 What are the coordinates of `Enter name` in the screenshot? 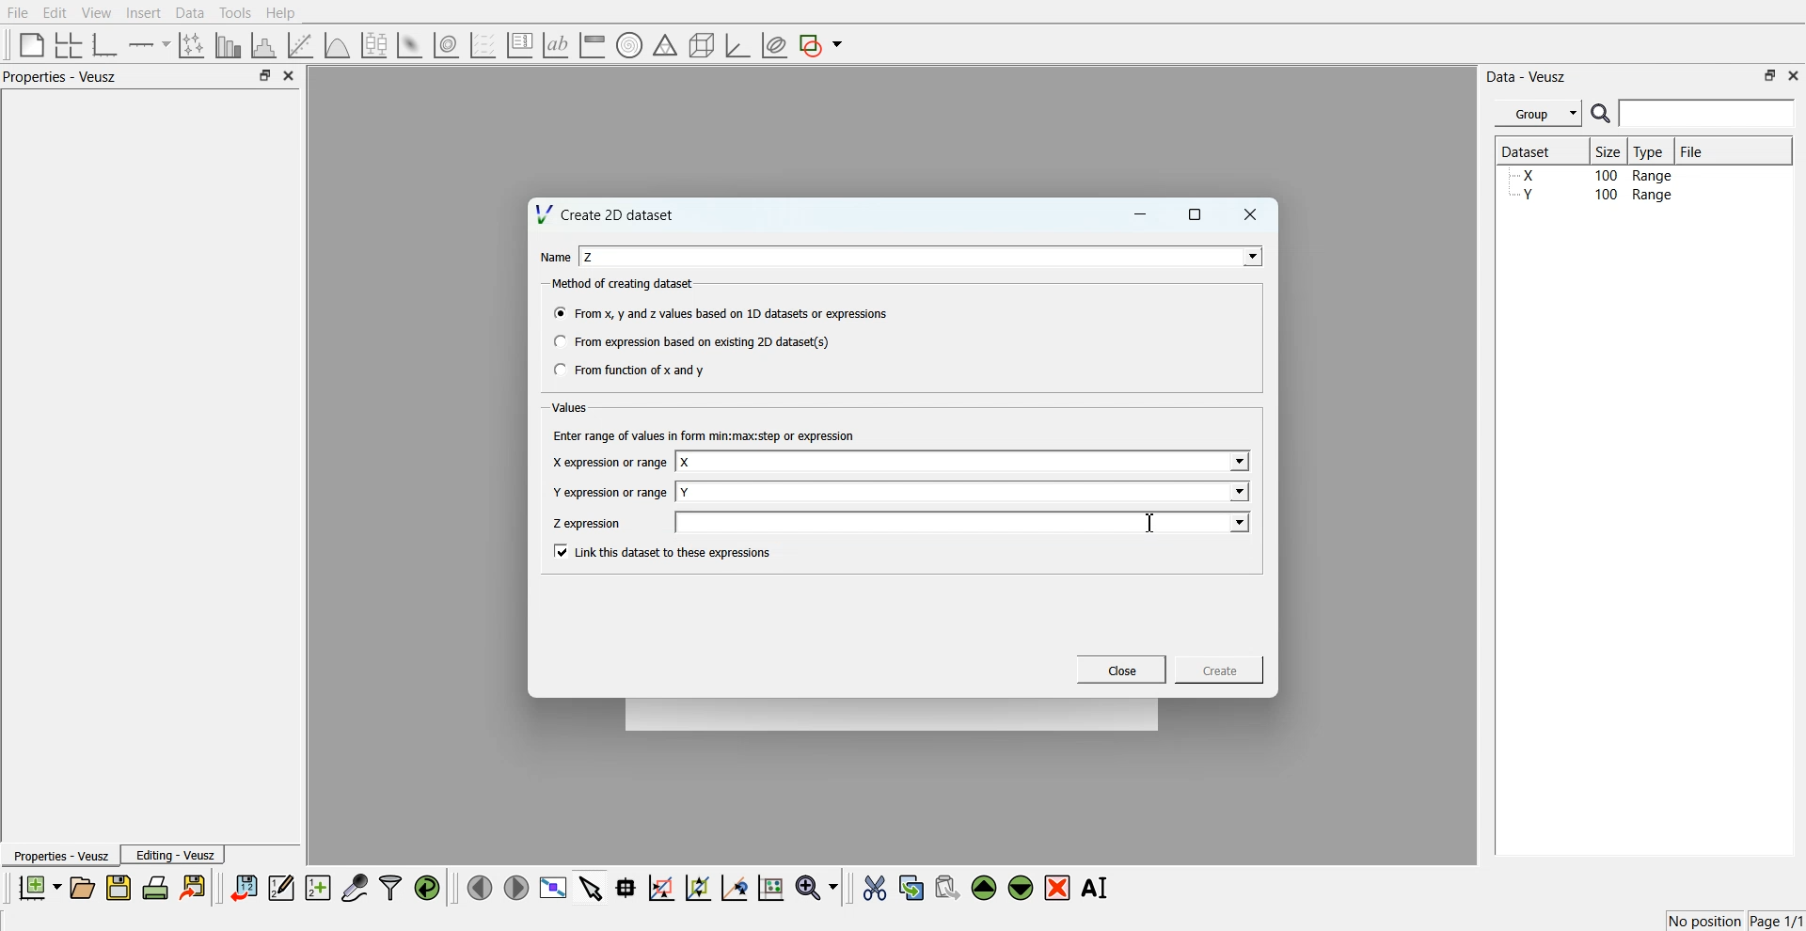 It's located at (922, 256).